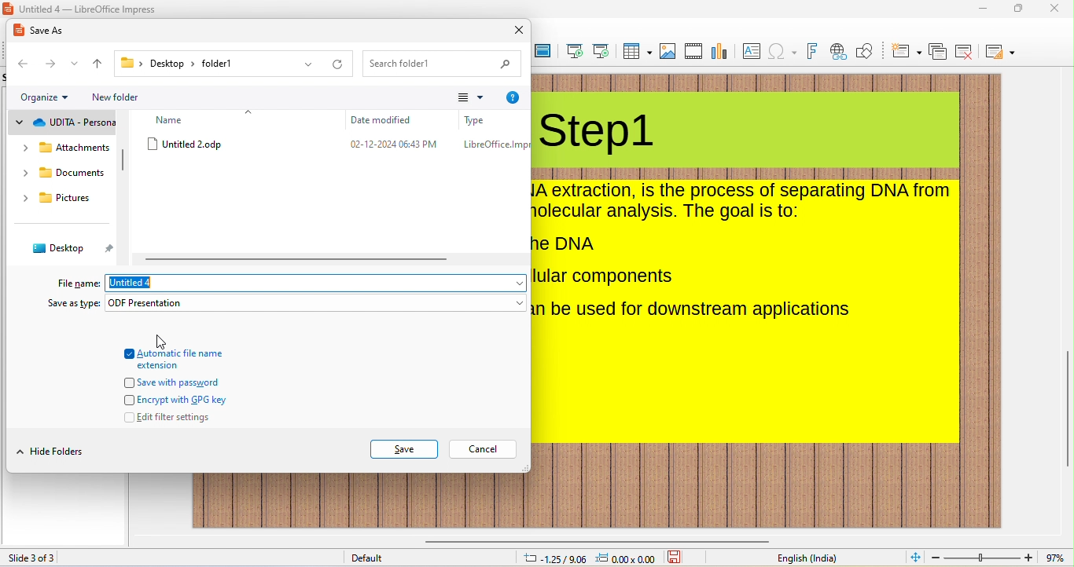 Image resolution: width=1074 pixels, height=567 pixels. Describe the element at coordinates (938, 53) in the screenshot. I see `duplicate slide` at that location.